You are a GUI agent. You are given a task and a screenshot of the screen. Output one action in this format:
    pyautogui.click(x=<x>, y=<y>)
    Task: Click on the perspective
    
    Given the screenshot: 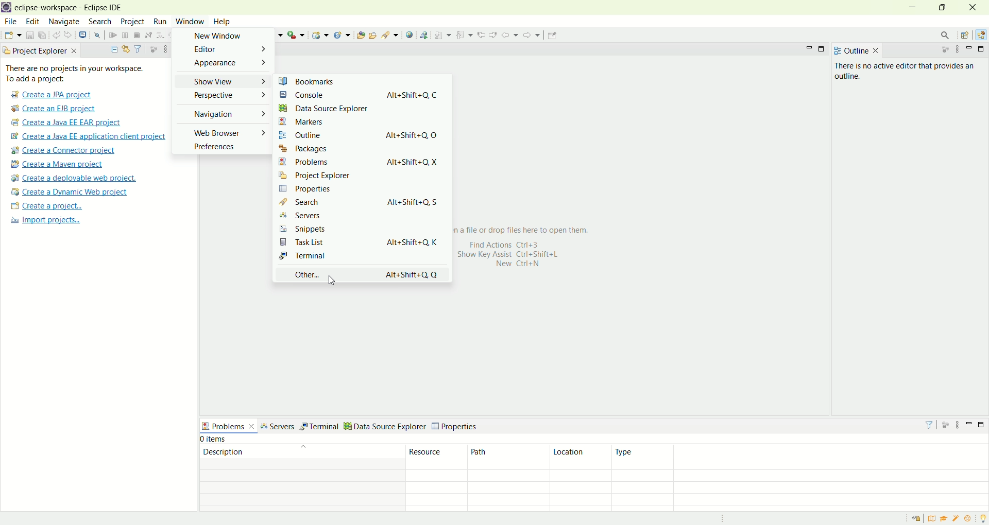 What is the action you would take?
    pyautogui.click(x=223, y=98)
    